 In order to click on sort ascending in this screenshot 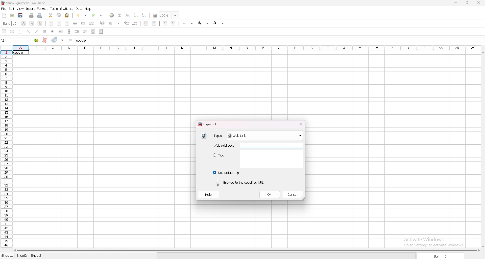, I will do `click(136, 15)`.